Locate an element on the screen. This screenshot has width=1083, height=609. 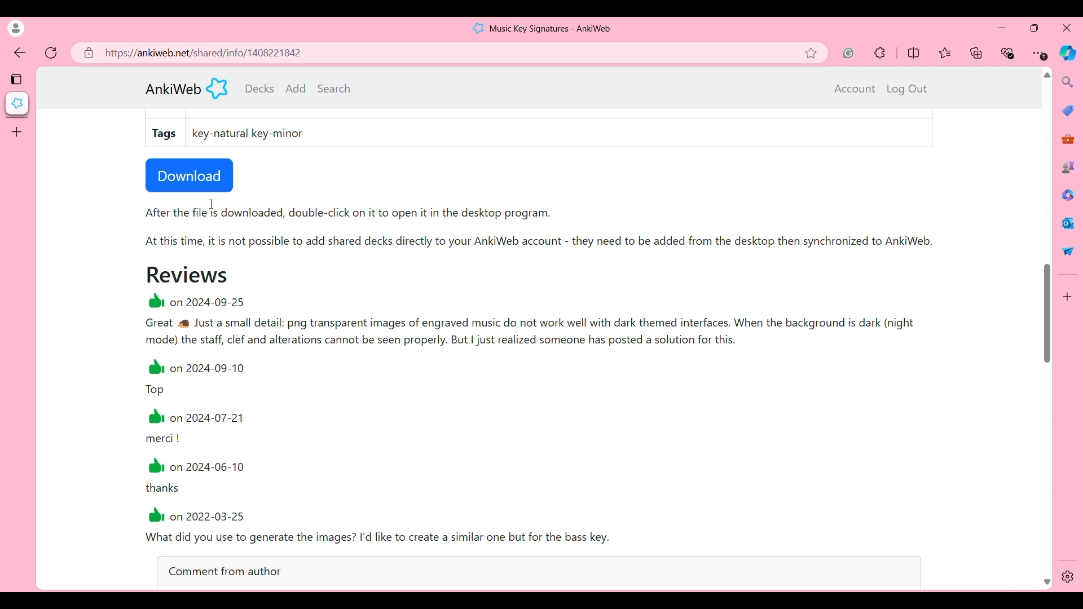
Add current page to favorites is located at coordinates (815, 53).